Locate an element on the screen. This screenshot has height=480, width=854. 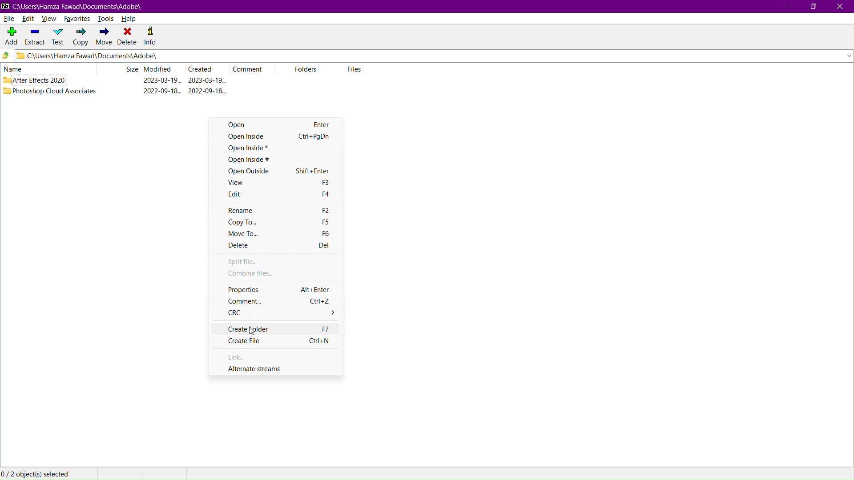
Favorites is located at coordinates (78, 18).